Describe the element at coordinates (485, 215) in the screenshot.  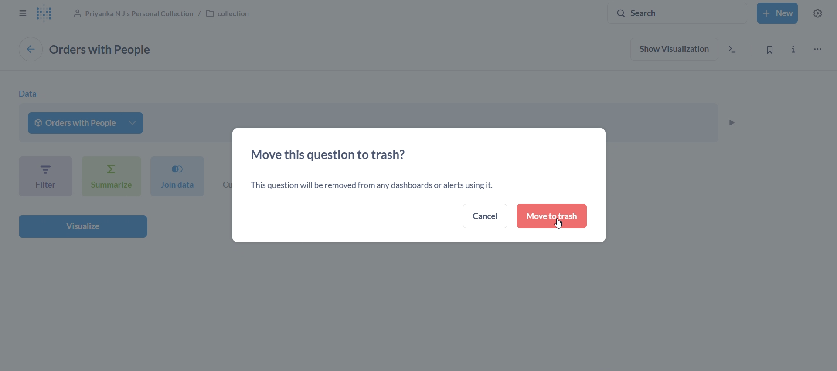
I see `cancel` at that location.